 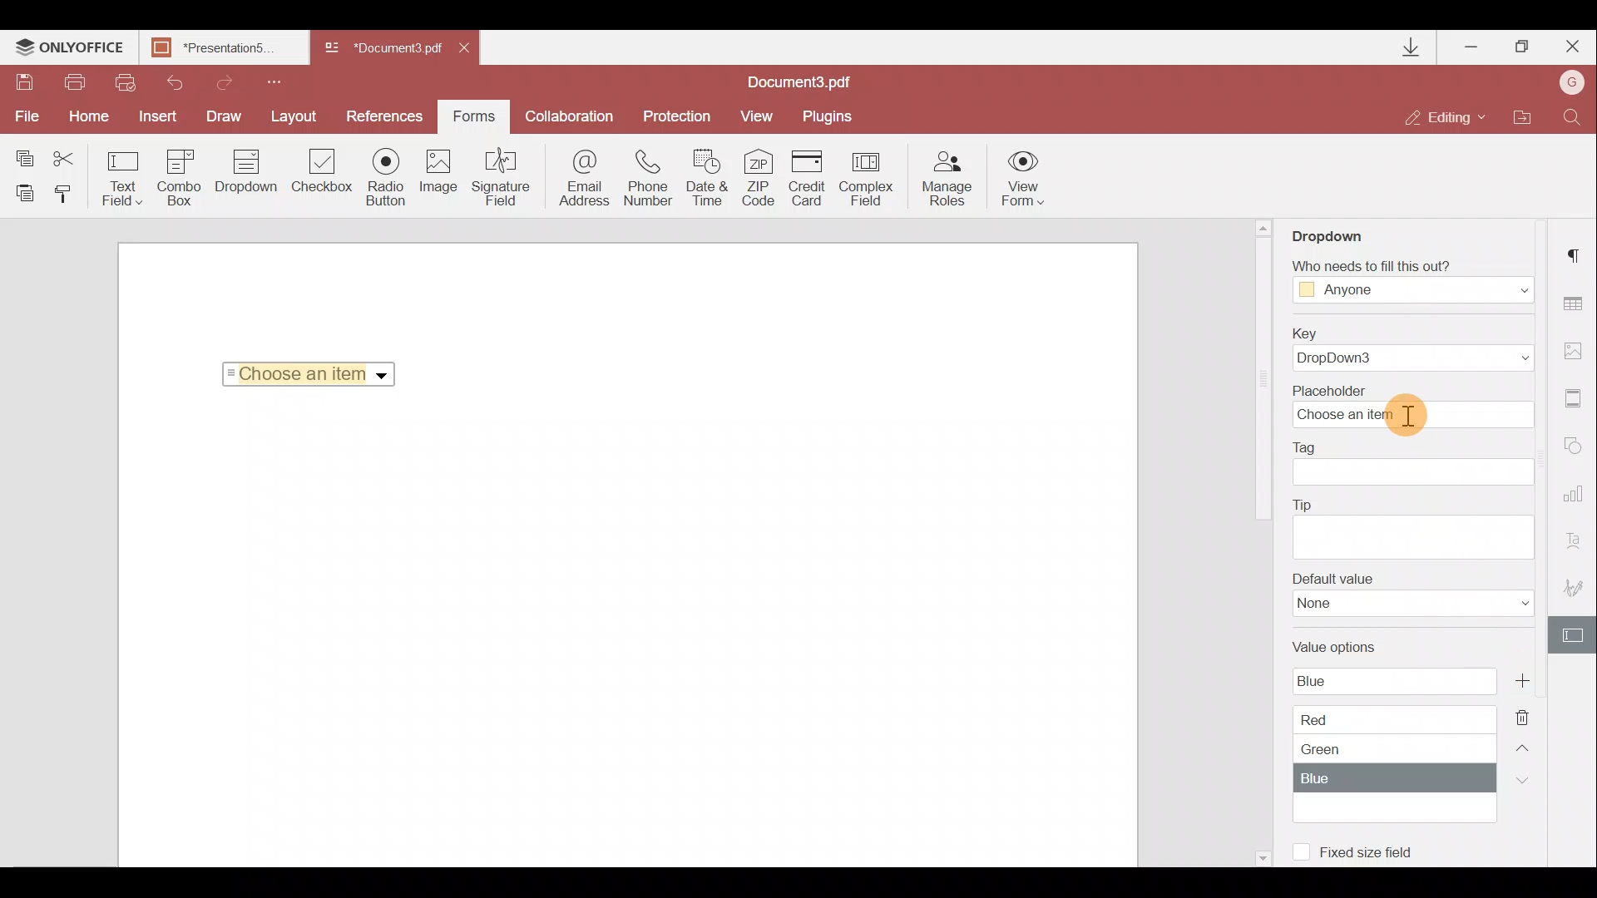 What do you see at coordinates (228, 116) in the screenshot?
I see `Draw` at bounding box center [228, 116].